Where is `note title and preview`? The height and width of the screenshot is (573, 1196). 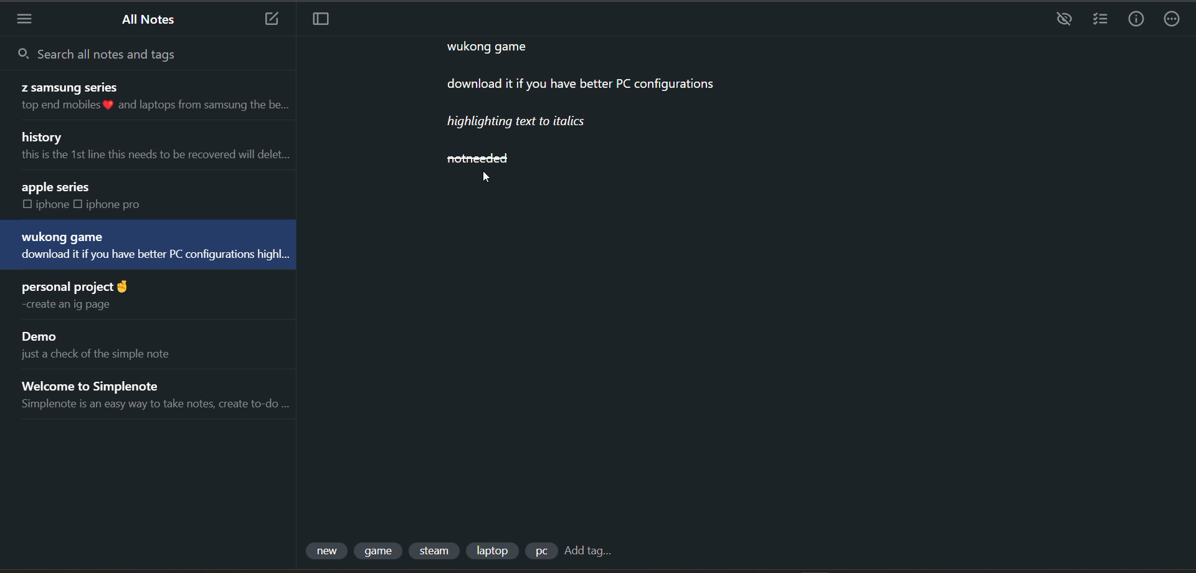
note title and preview is located at coordinates (107, 345).